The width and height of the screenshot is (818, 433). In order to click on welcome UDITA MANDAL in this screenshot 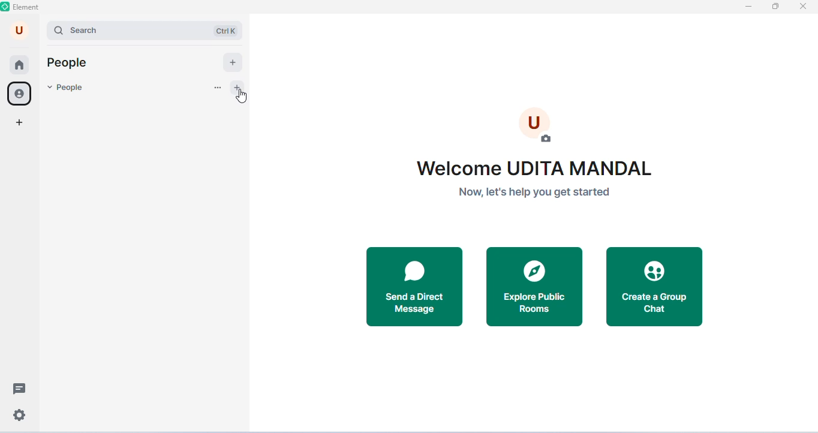, I will do `click(537, 168)`.